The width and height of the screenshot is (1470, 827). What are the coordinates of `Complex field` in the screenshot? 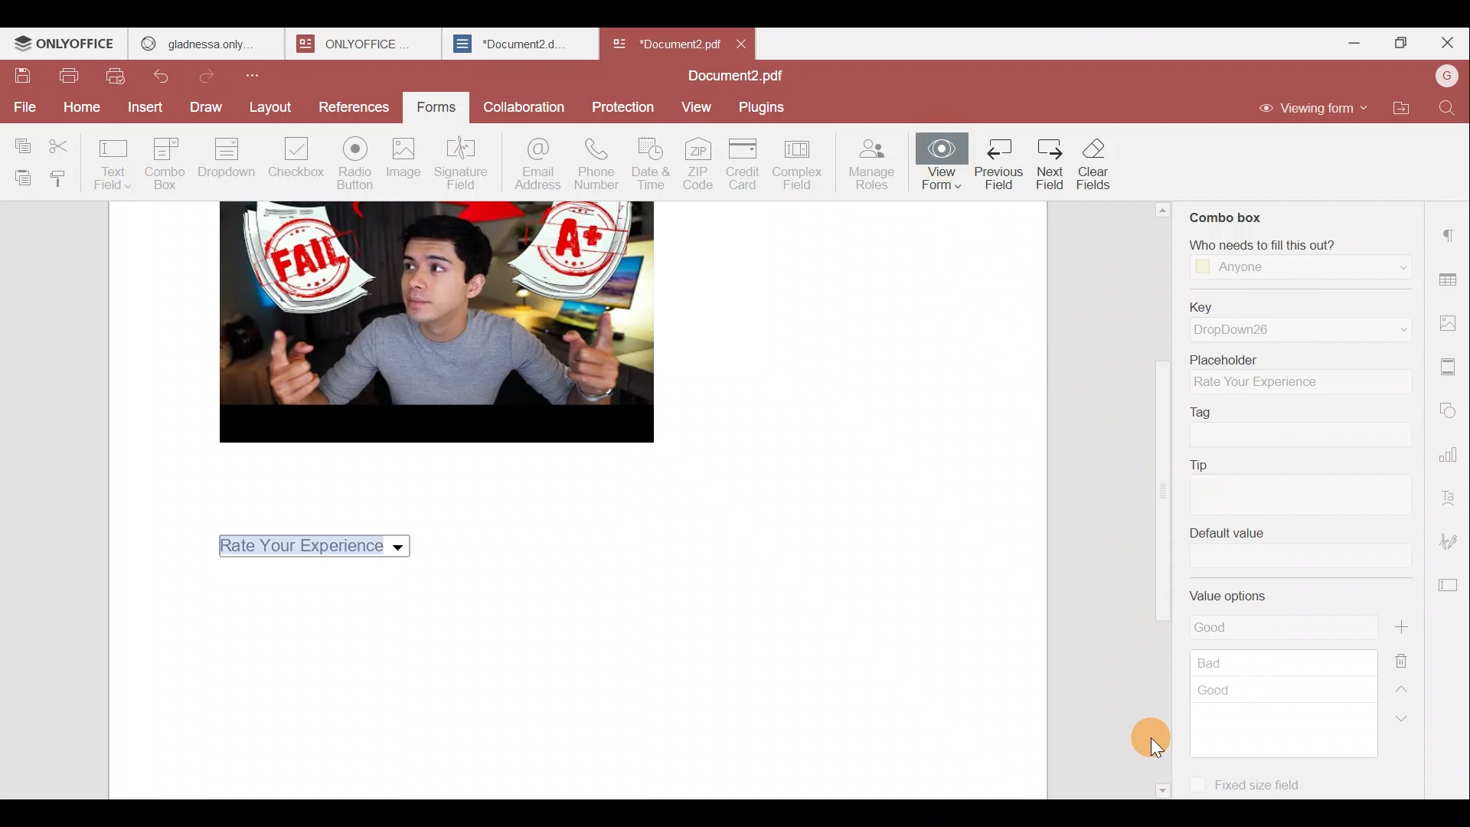 It's located at (799, 167).